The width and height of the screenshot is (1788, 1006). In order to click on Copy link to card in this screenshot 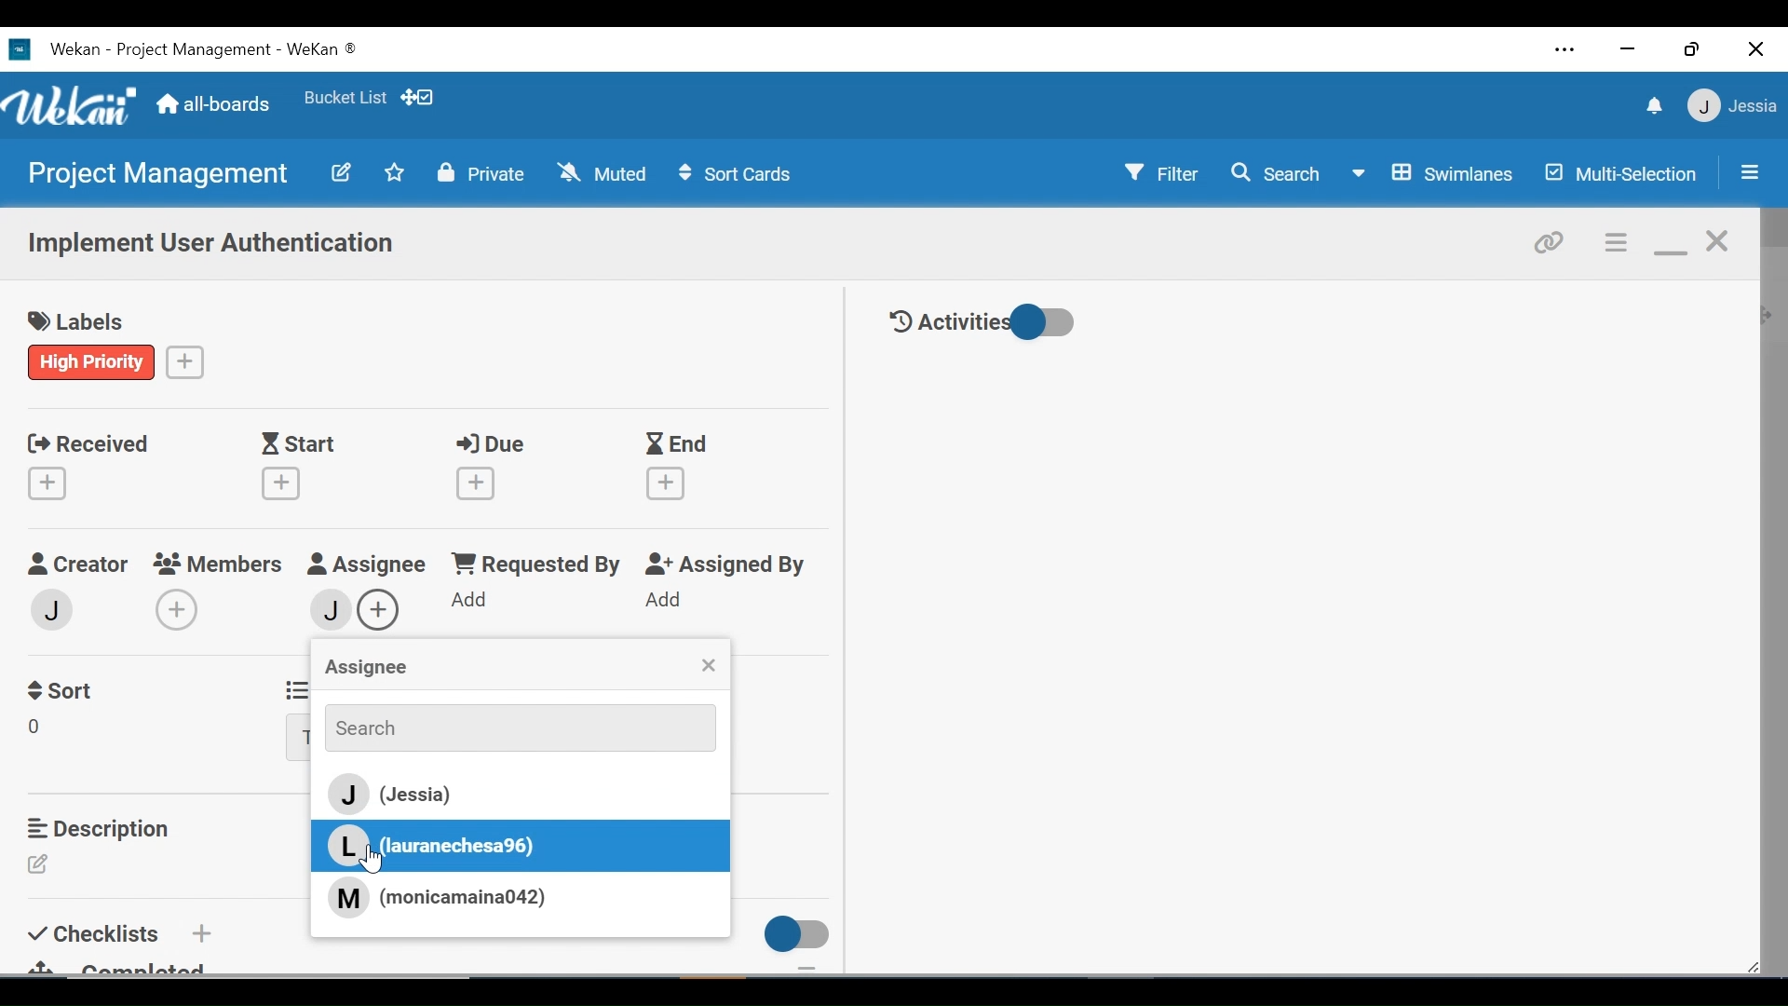, I will do `click(1551, 240)`.